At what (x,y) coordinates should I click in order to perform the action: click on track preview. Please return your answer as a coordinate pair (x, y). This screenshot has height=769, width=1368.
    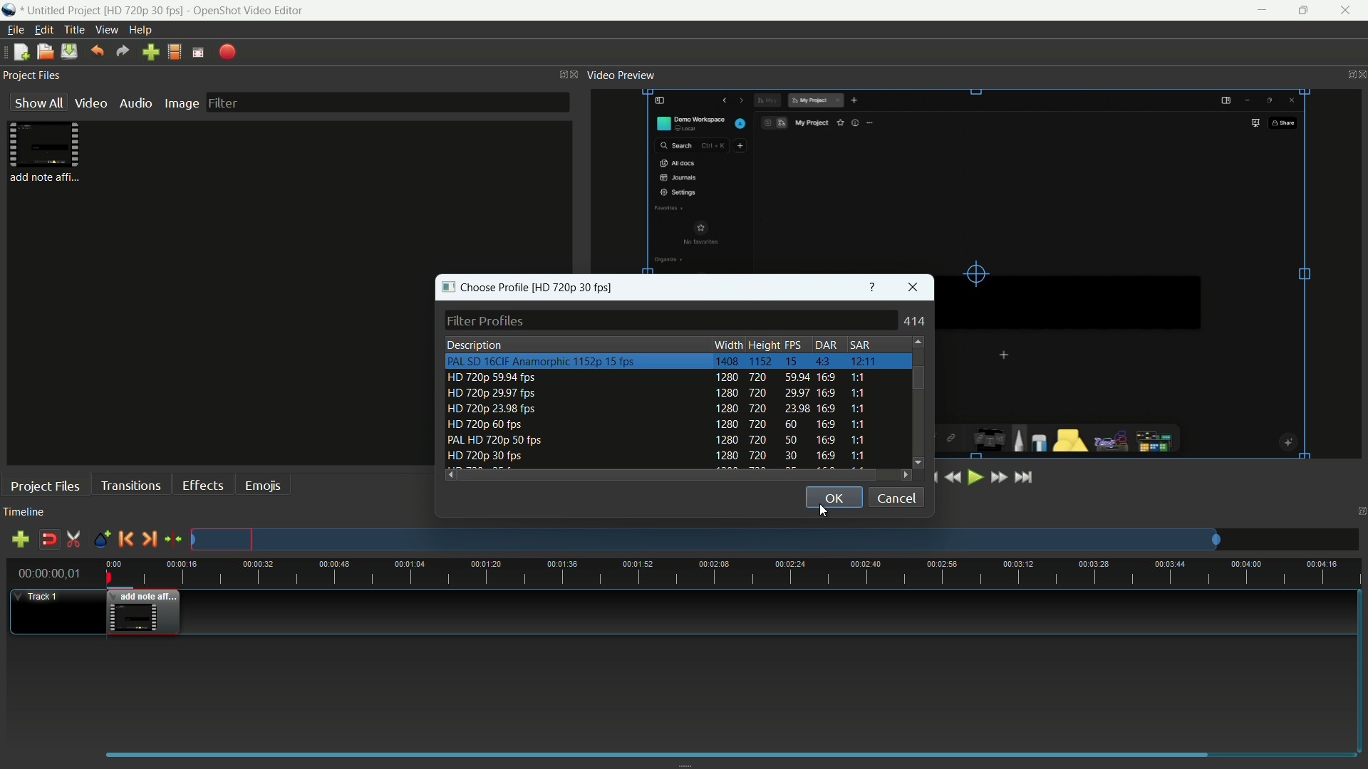
    Looking at the image, I should click on (774, 539).